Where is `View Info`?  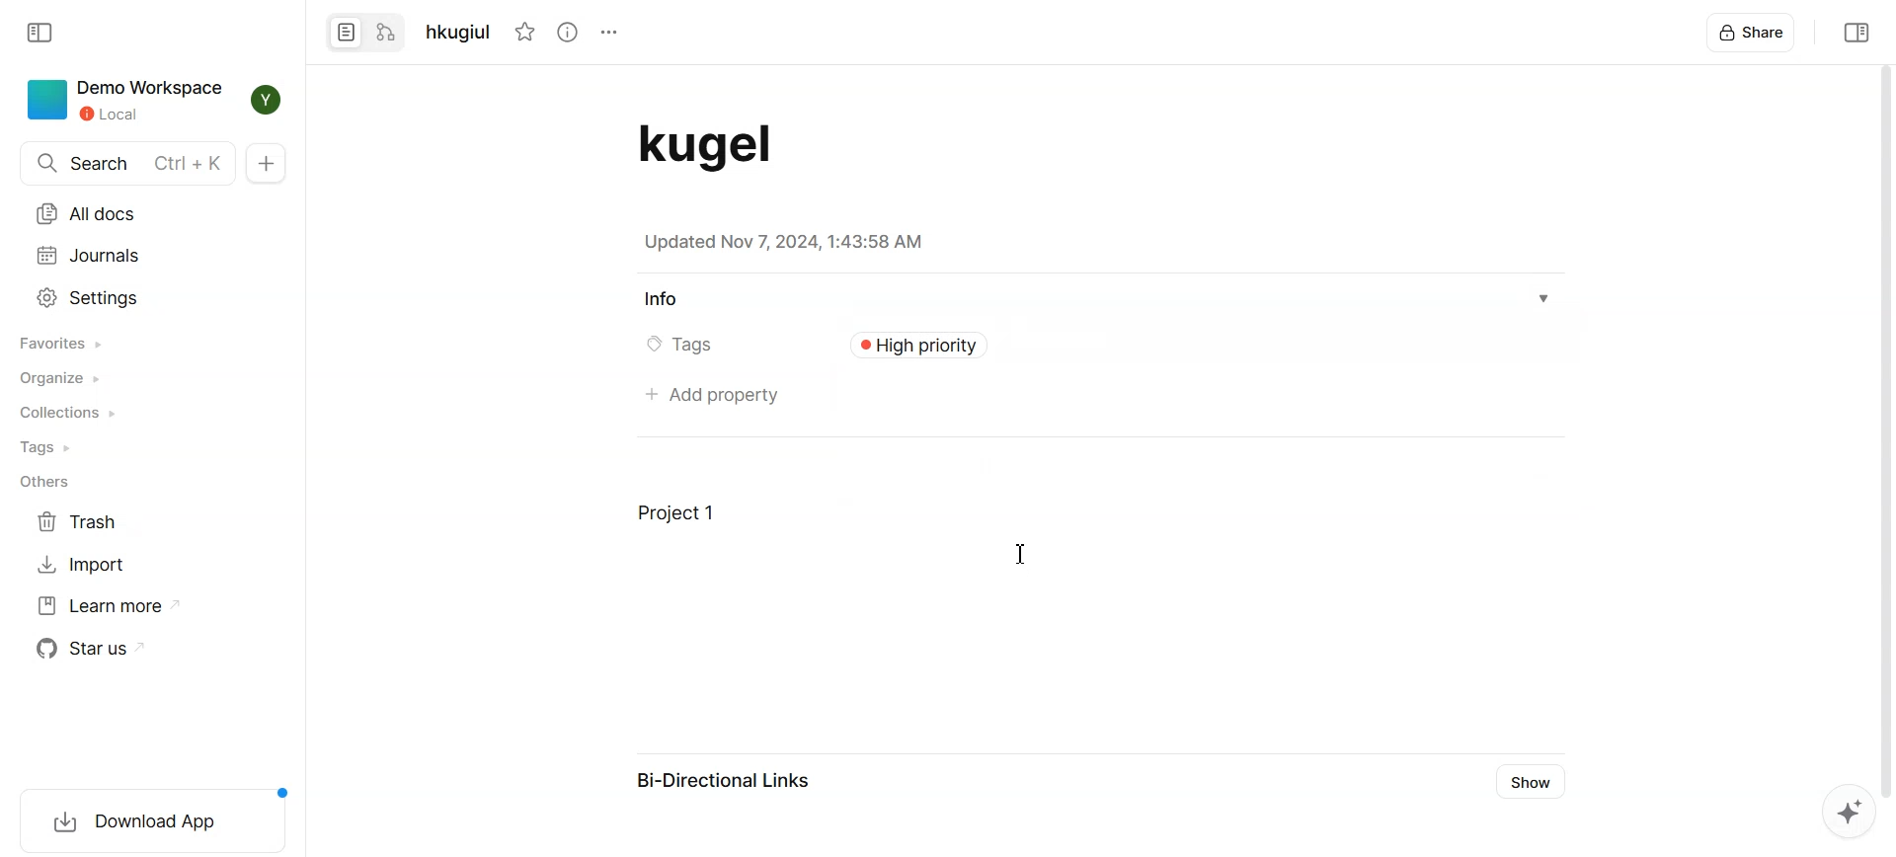 View Info is located at coordinates (568, 32).